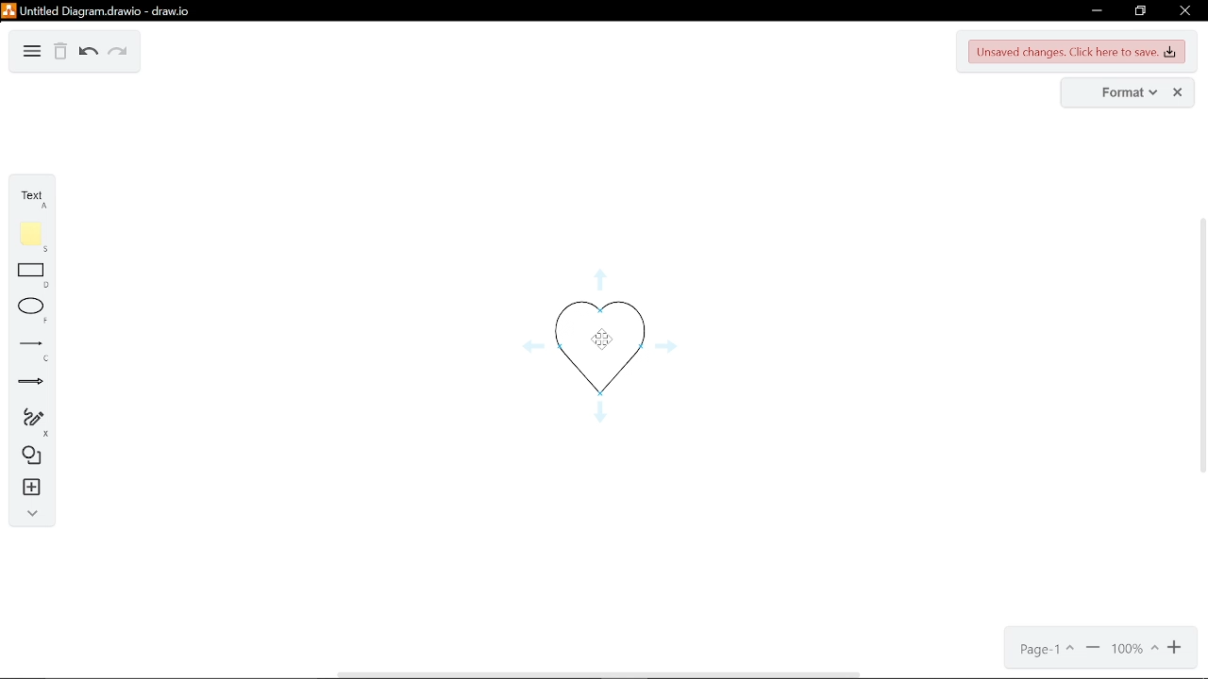  I want to click on redo, so click(116, 53).